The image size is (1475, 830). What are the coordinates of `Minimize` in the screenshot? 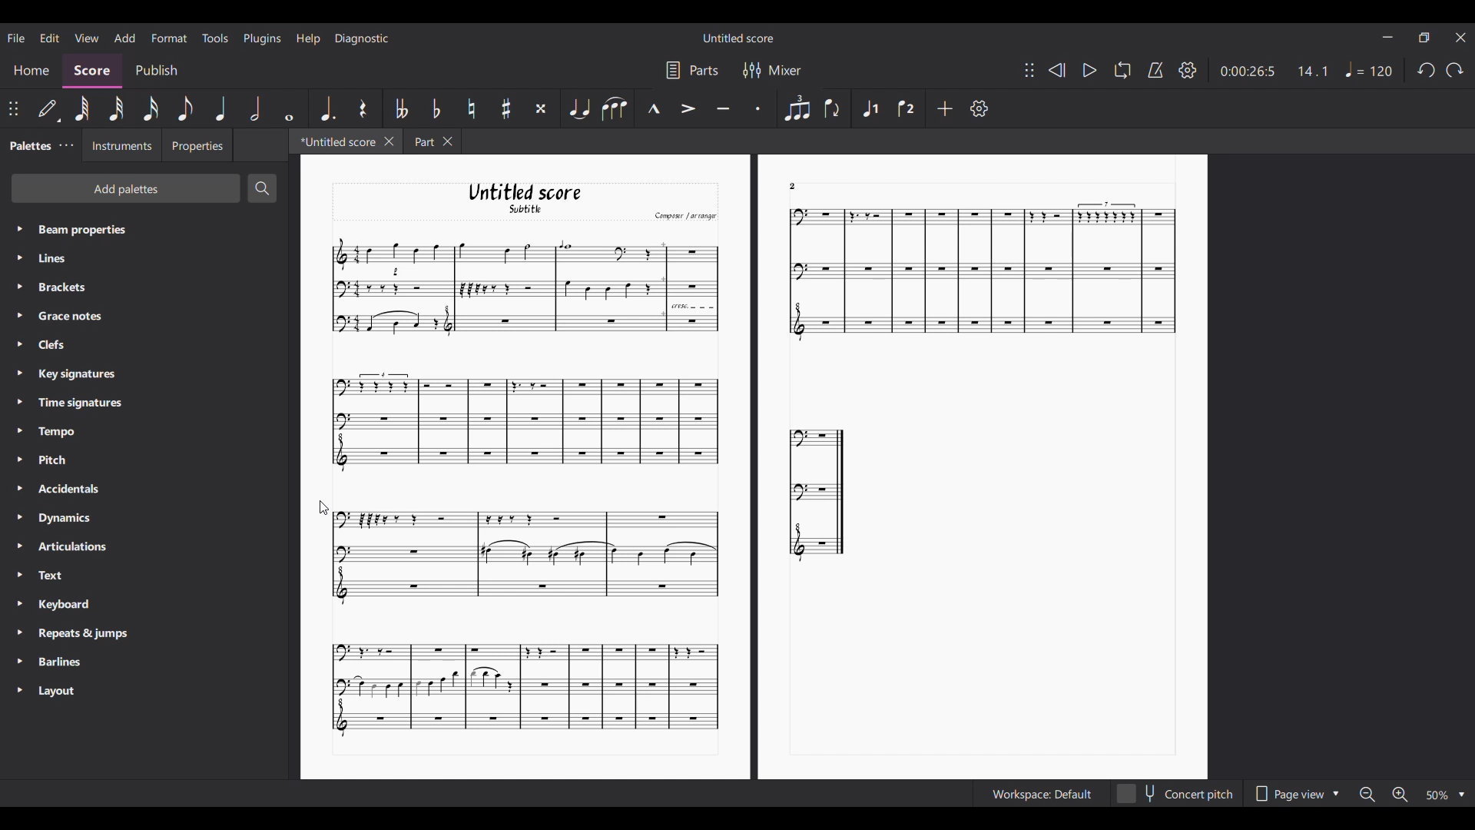 It's located at (1387, 37).